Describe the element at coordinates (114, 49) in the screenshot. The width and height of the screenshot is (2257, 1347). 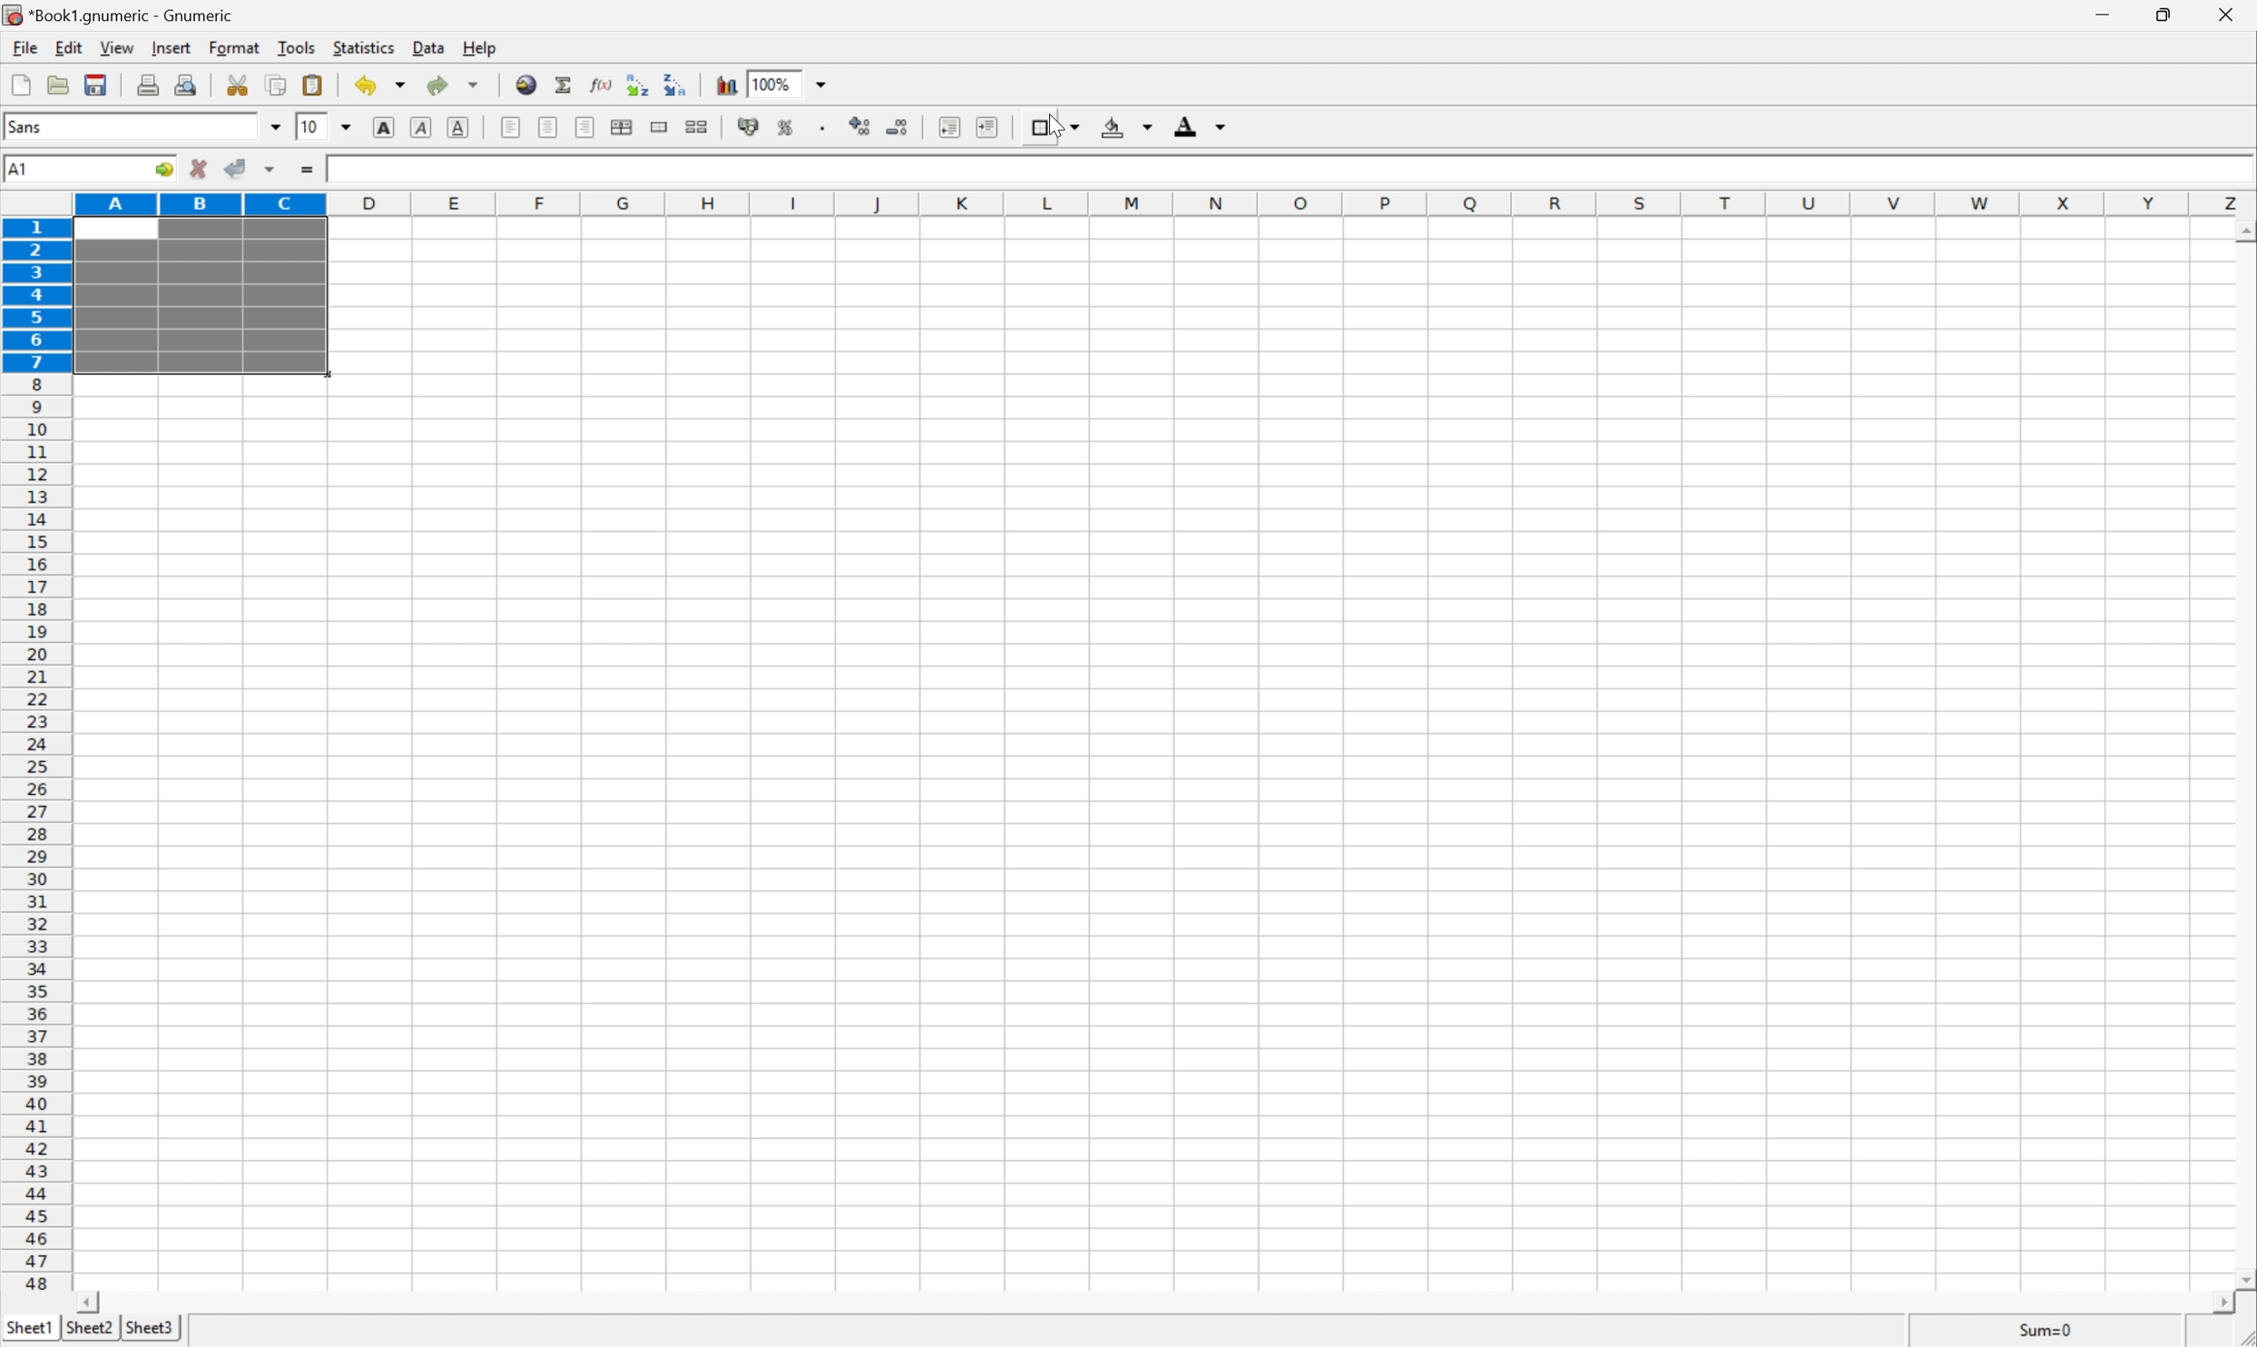
I see `view` at that location.